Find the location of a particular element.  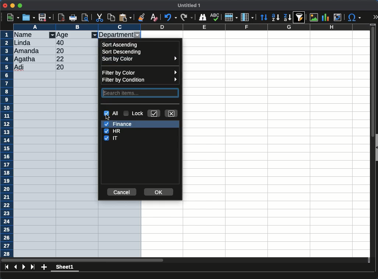

copy is located at coordinates (112, 17).